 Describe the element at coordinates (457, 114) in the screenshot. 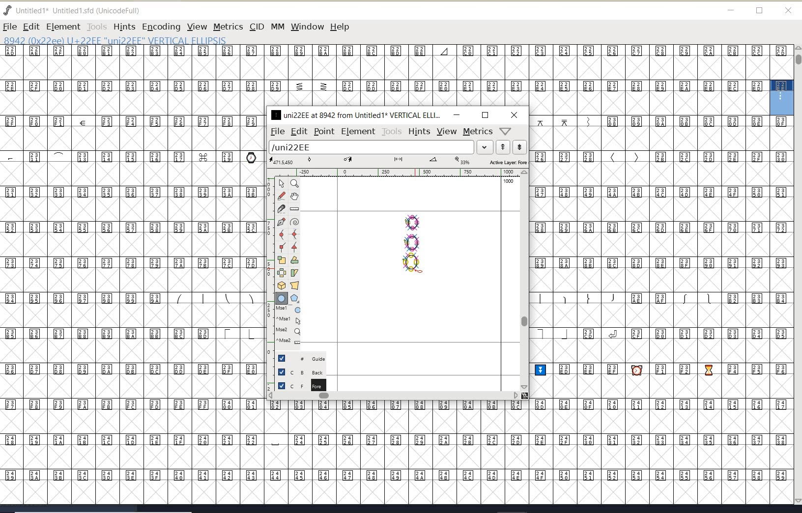

I see `minimize` at that location.